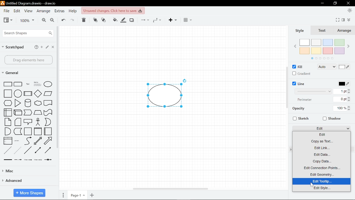  I want to click on Sketch, so click(300, 118).